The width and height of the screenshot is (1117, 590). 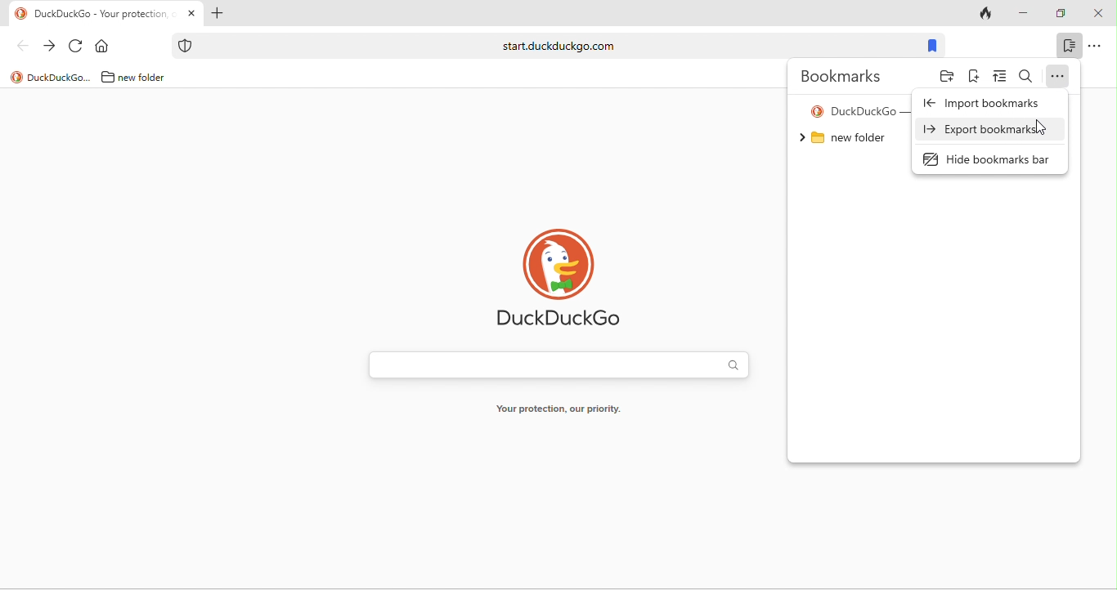 I want to click on forward, so click(x=48, y=46).